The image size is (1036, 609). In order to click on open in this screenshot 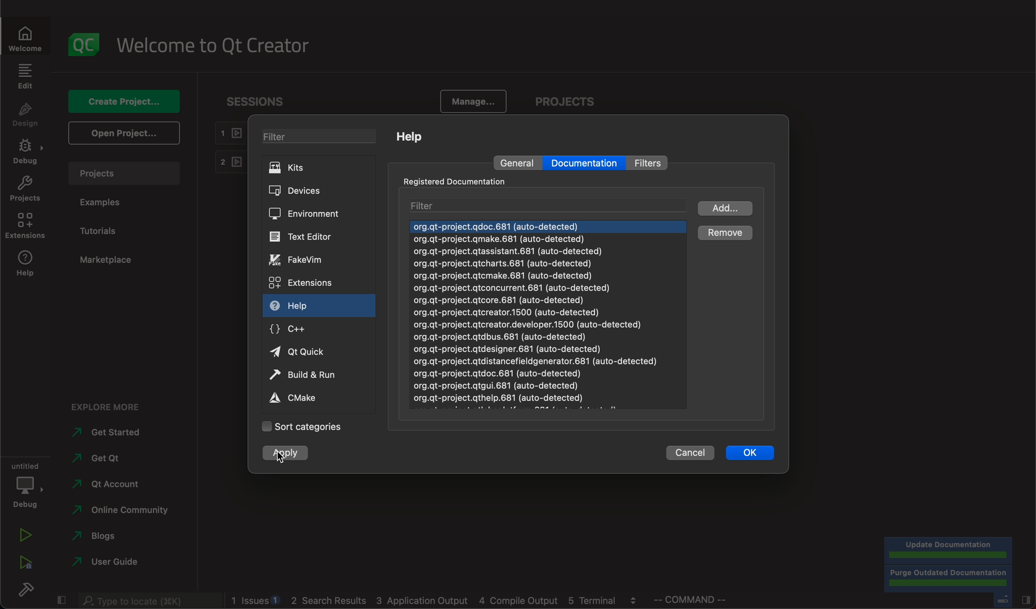, I will do `click(126, 132)`.